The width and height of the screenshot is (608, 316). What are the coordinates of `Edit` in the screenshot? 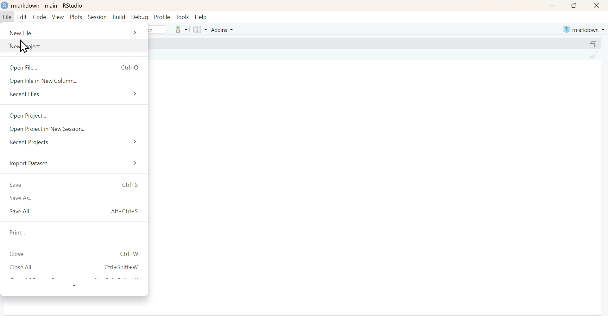 It's located at (22, 17).